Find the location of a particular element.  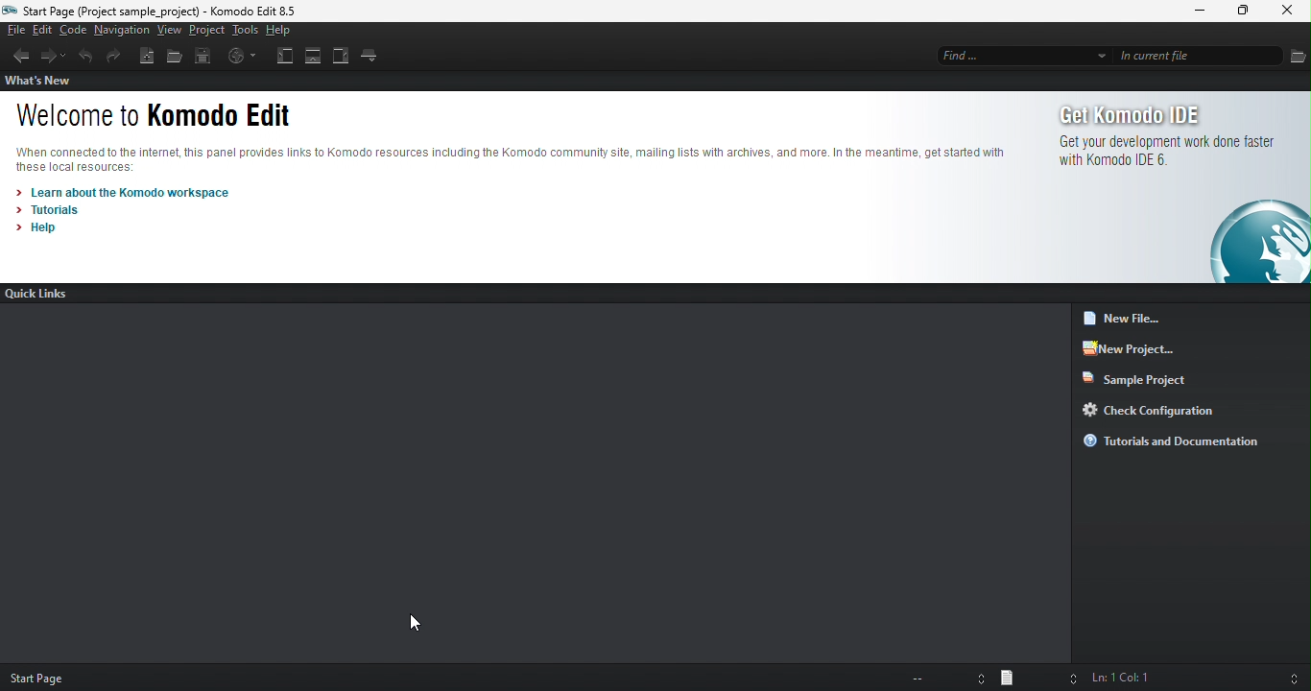

tools is located at coordinates (246, 30).